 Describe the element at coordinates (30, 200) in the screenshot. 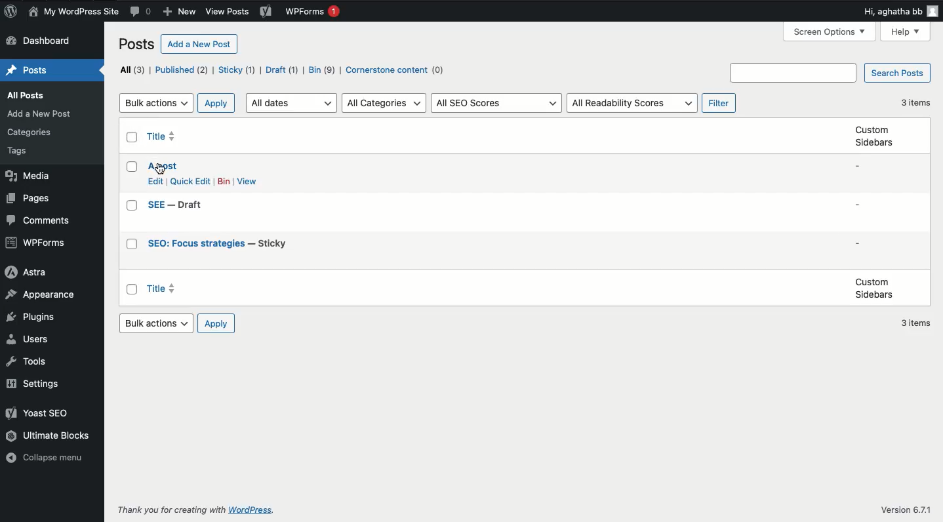

I see `Pages ` at that location.